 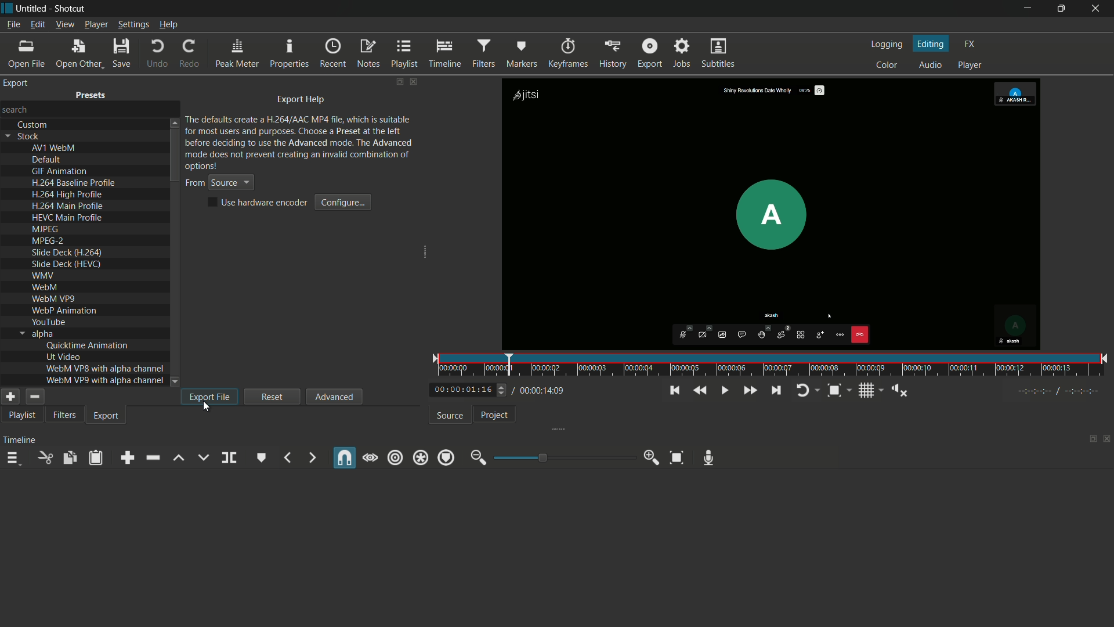 I want to click on edit menu, so click(x=35, y=24).